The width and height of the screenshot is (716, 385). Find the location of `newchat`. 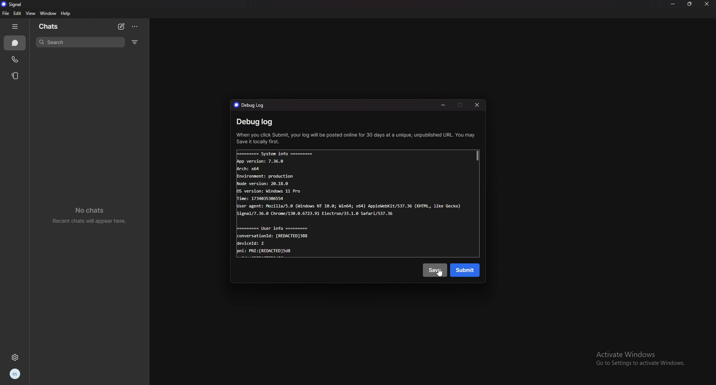

newchat is located at coordinates (121, 26).